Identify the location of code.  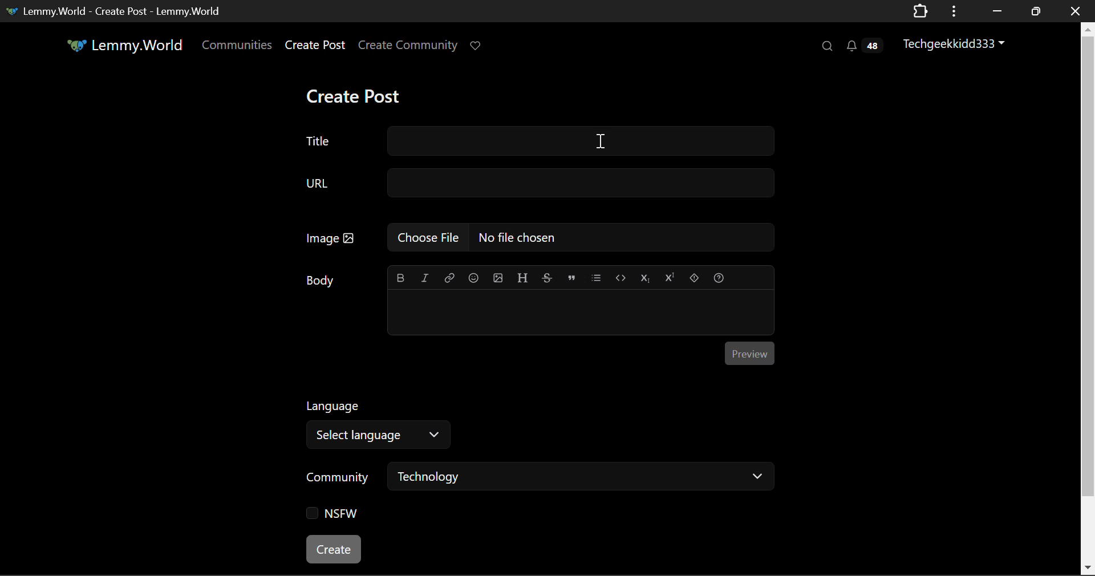
(620, 277).